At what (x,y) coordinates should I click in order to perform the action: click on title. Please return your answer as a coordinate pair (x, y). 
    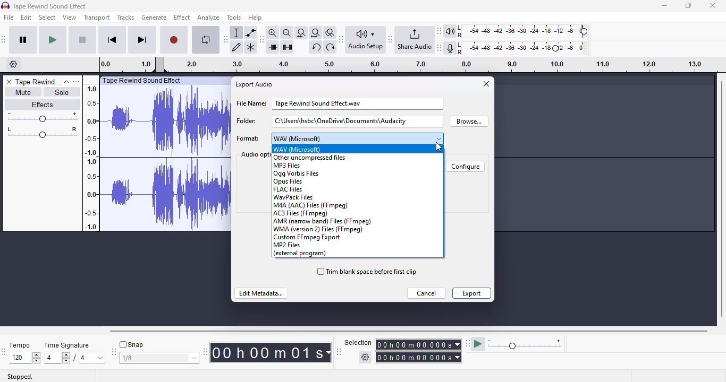
    Looking at the image, I should click on (49, 6).